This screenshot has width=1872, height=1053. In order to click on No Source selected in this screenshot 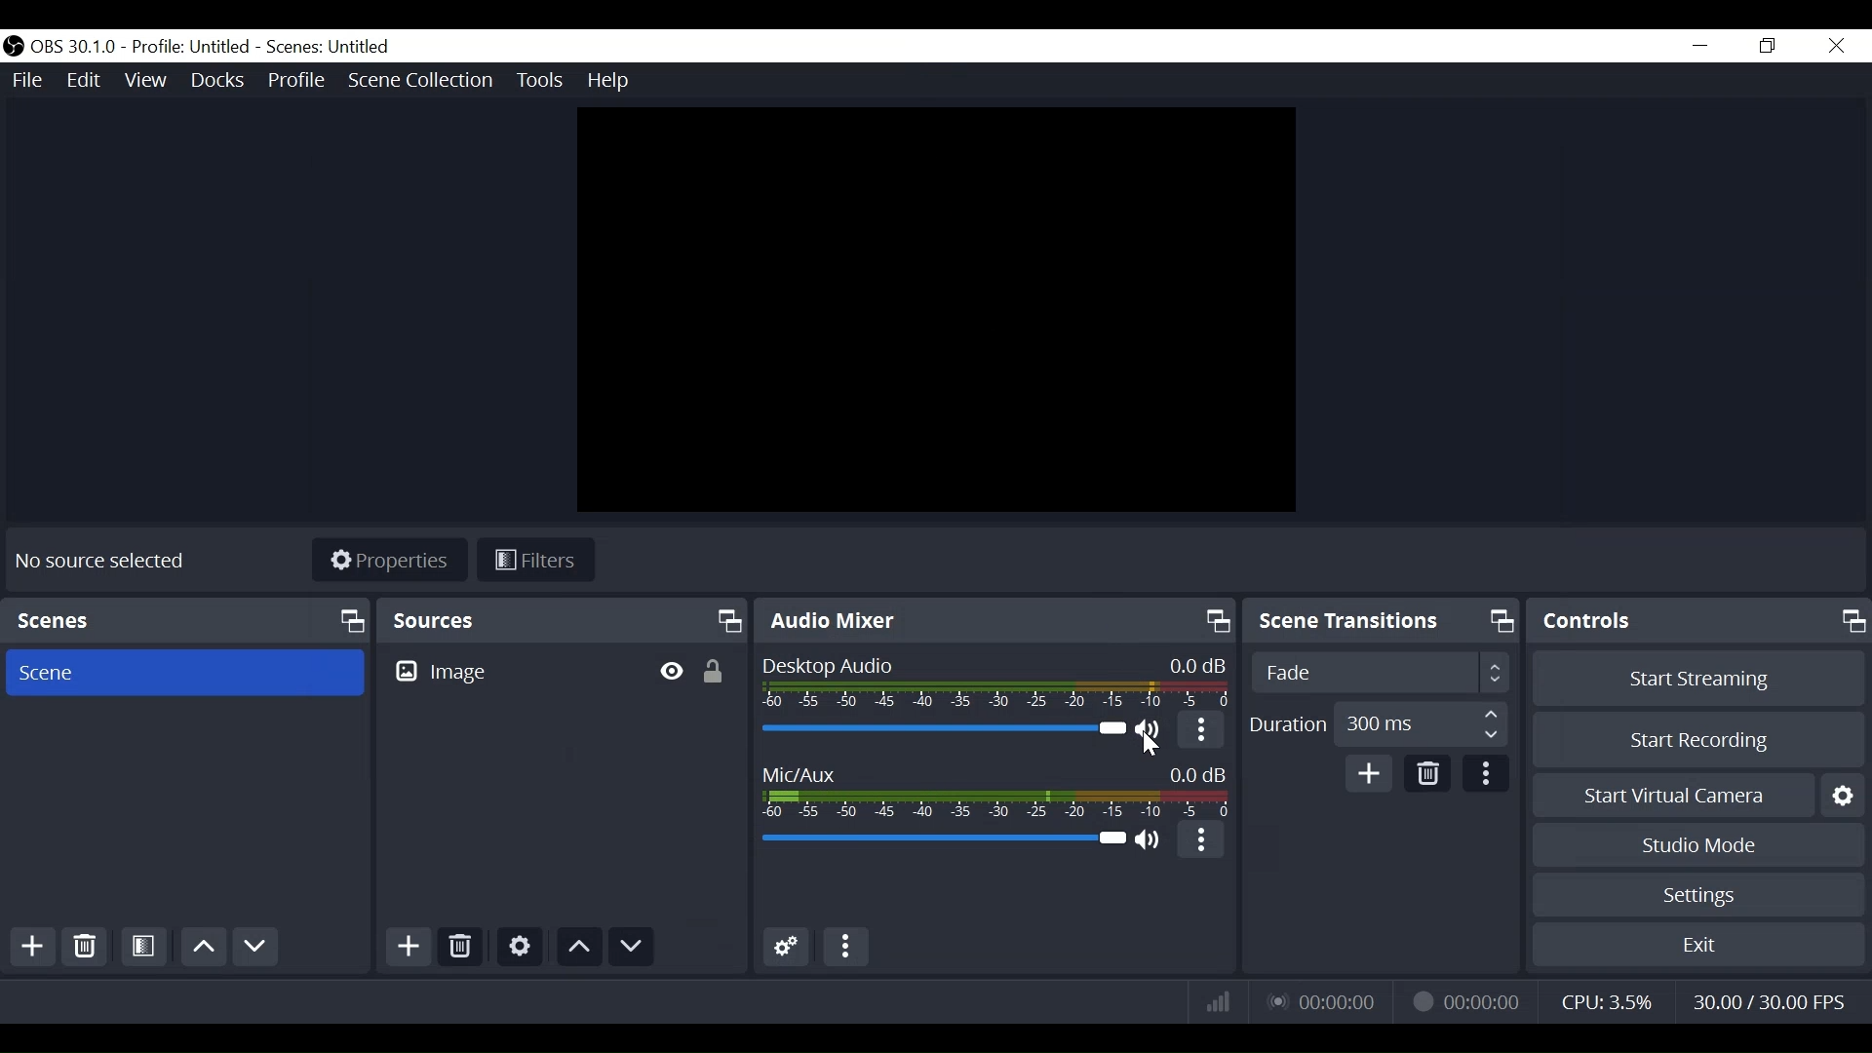, I will do `click(106, 560)`.